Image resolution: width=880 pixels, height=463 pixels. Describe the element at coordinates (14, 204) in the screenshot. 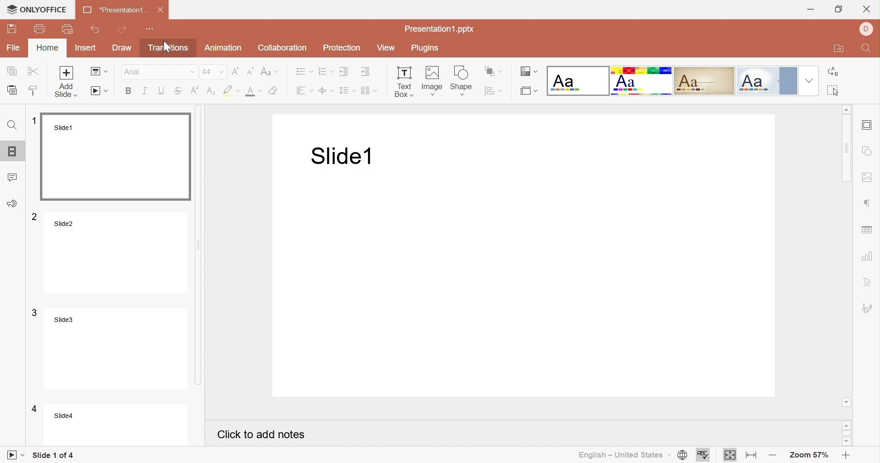

I see `Feedback & Support` at that location.